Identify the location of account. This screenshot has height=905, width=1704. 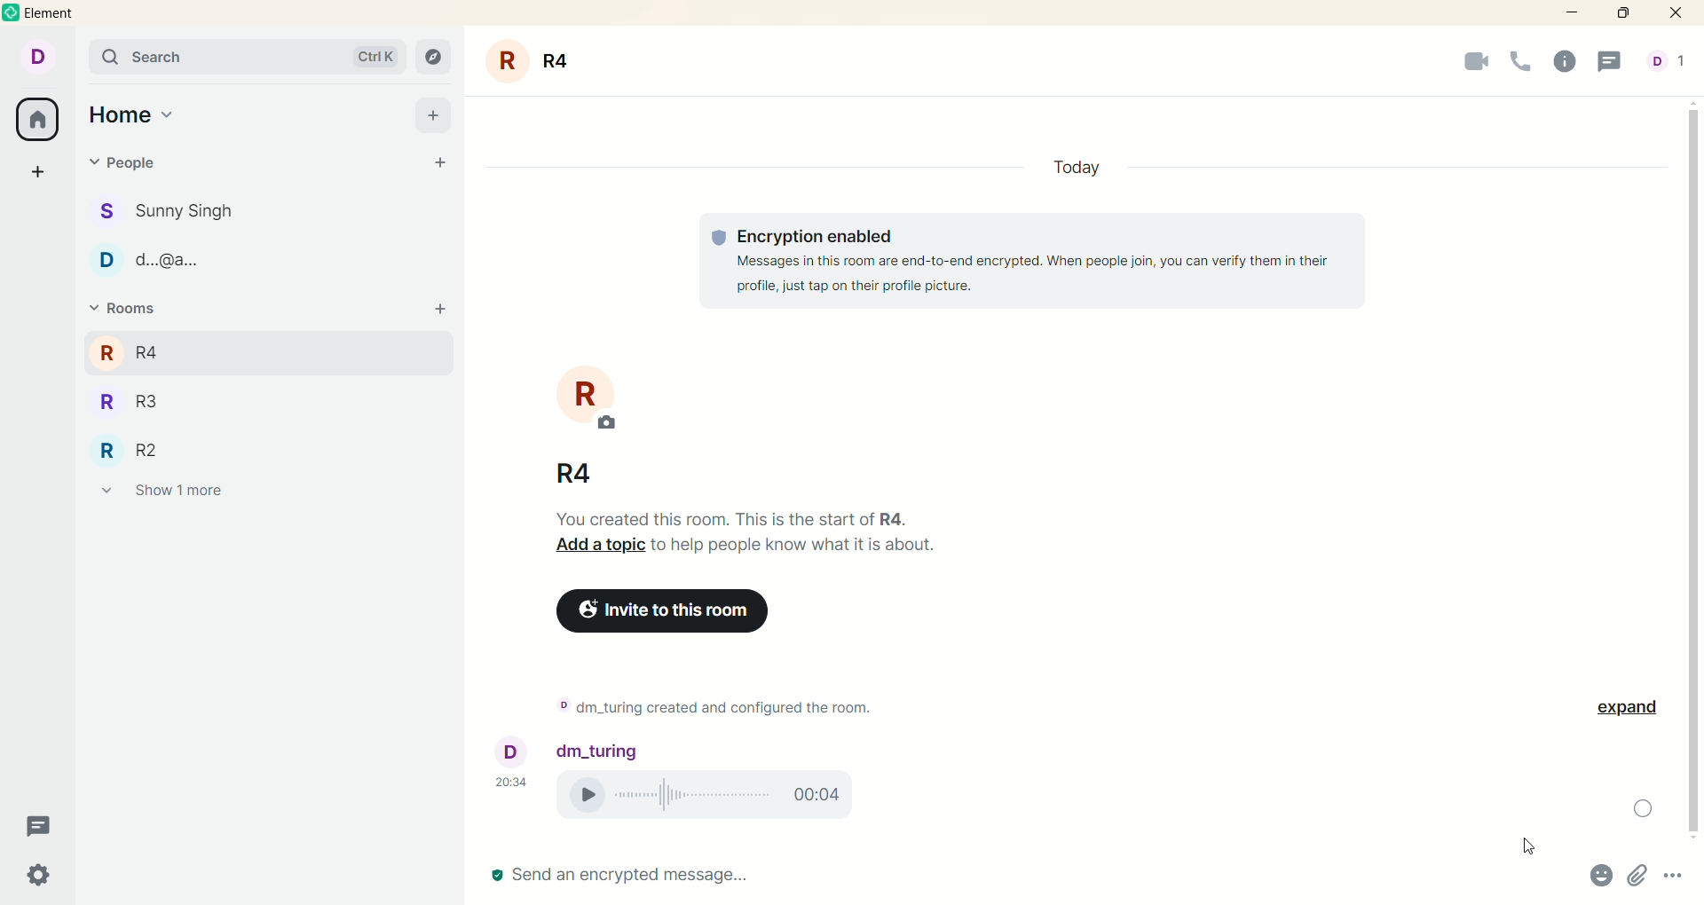
(43, 59).